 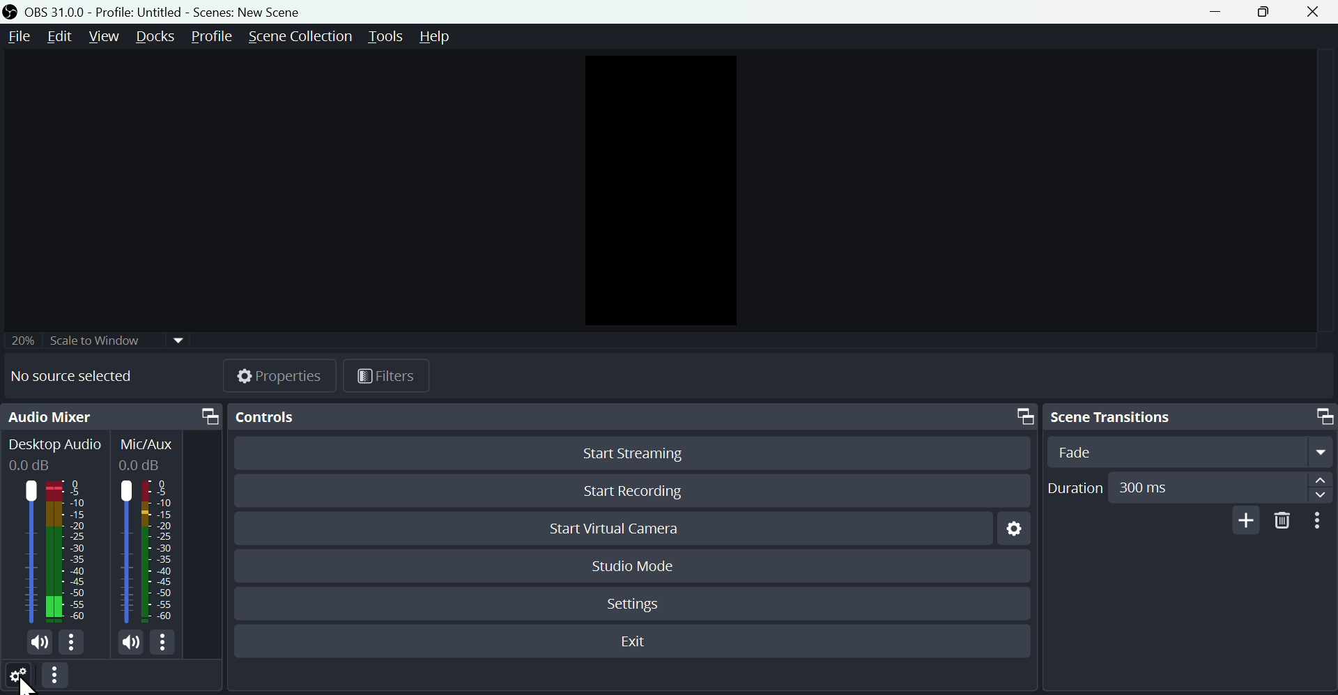 I want to click on Start recording, so click(x=640, y=488).